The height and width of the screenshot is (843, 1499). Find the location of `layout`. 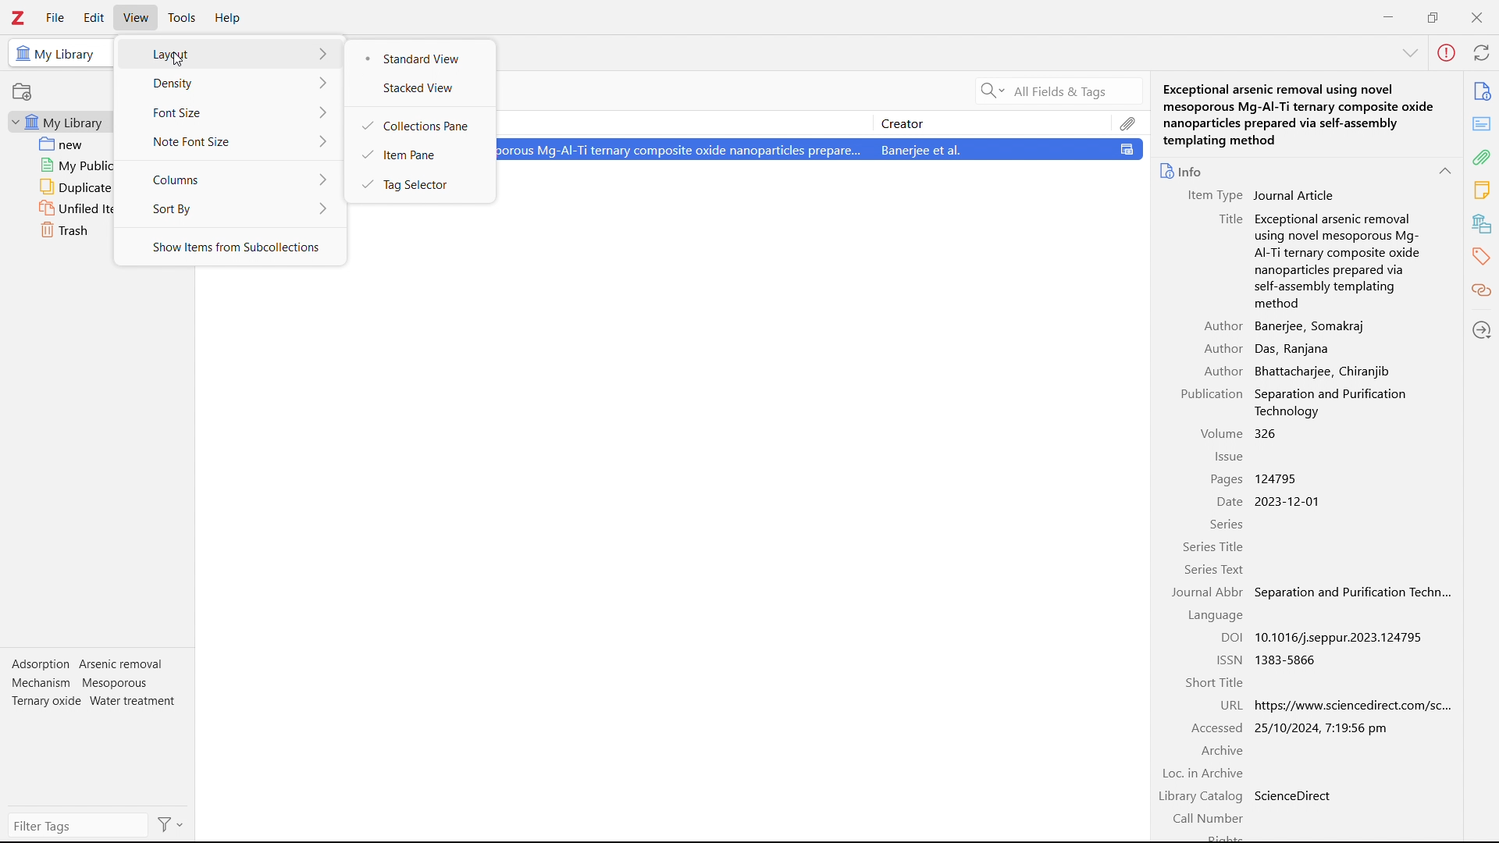

layout is located at coordinates (231, 53).